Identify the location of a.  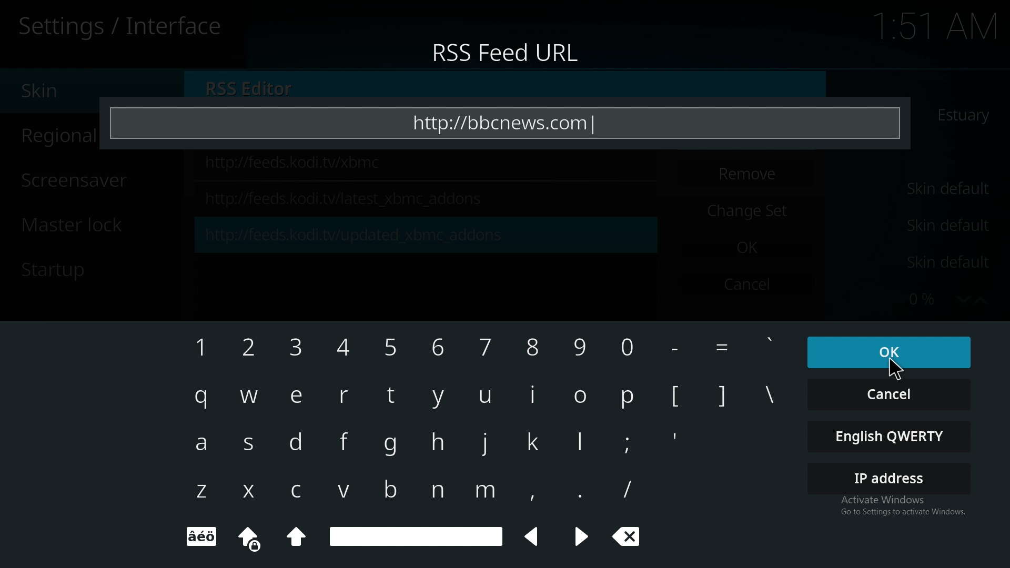
(201, 443).